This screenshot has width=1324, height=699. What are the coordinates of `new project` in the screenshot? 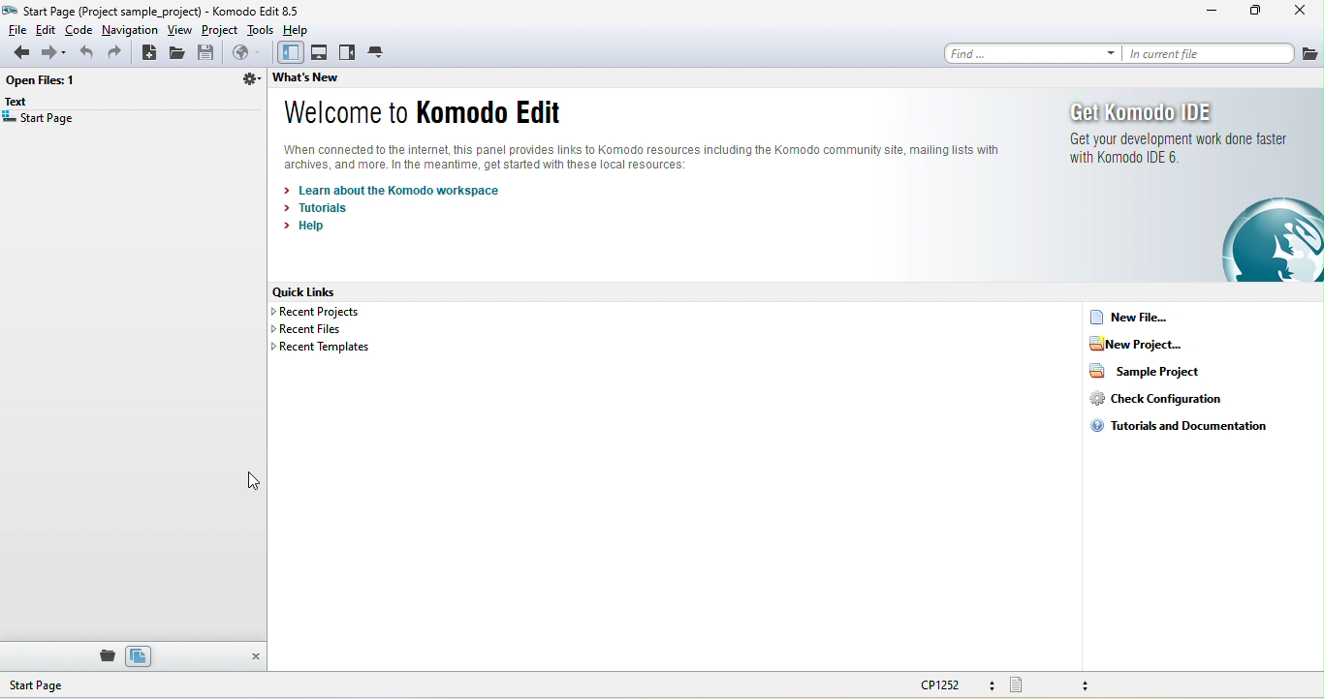 It's located at (1154, 344).